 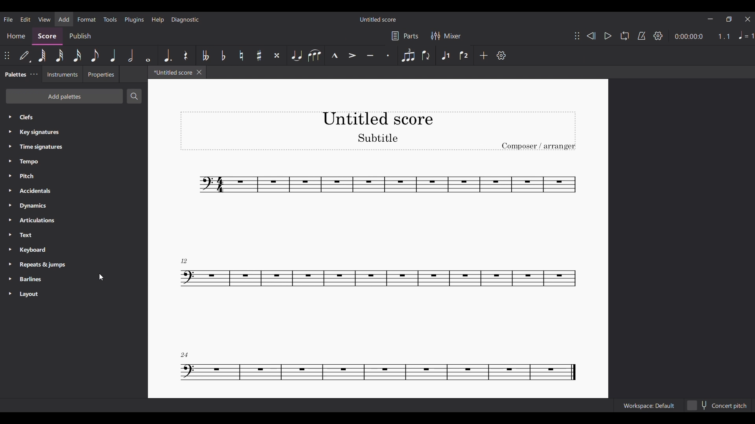 What do you see at coordinates (15, 36) in the screenshot?
I see `Home` at bounding box center [15, 36].